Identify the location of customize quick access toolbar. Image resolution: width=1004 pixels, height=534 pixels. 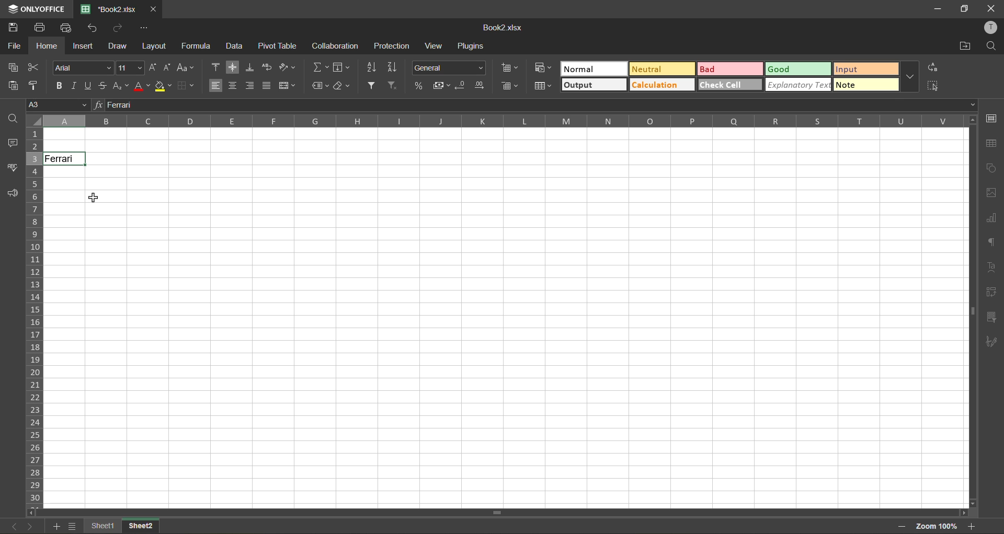
(144, 28).